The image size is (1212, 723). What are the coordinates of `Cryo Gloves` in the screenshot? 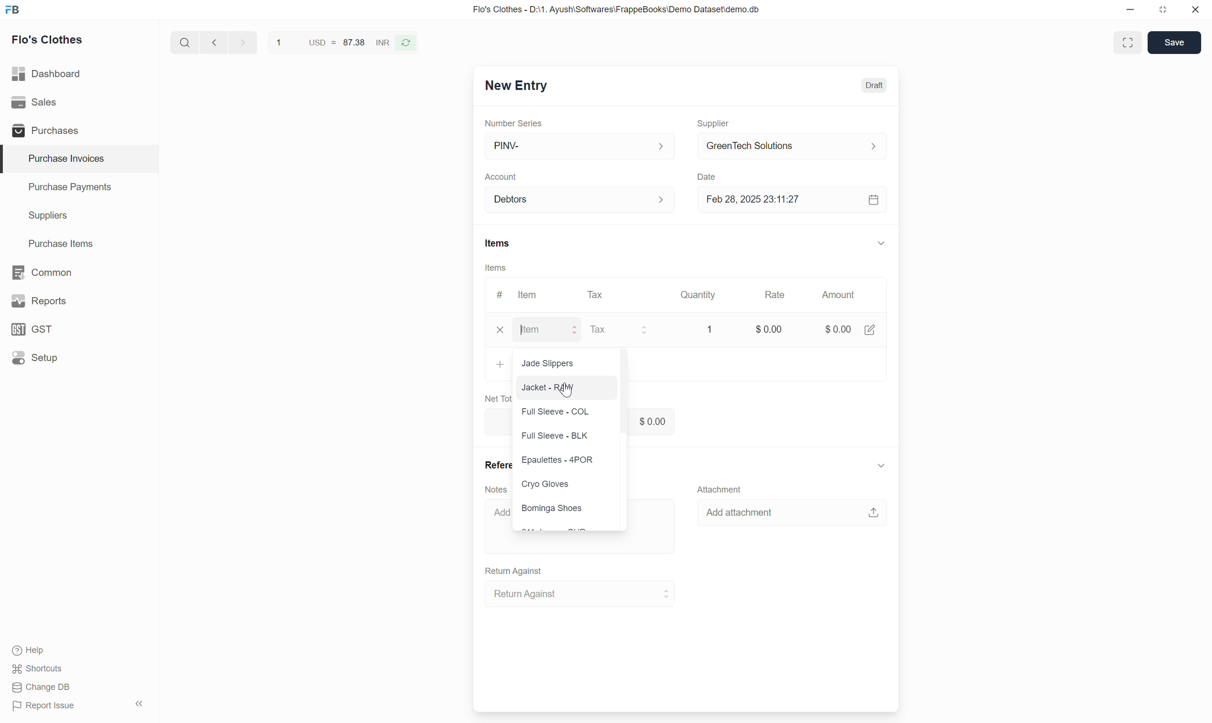 It's located at (565, 484).